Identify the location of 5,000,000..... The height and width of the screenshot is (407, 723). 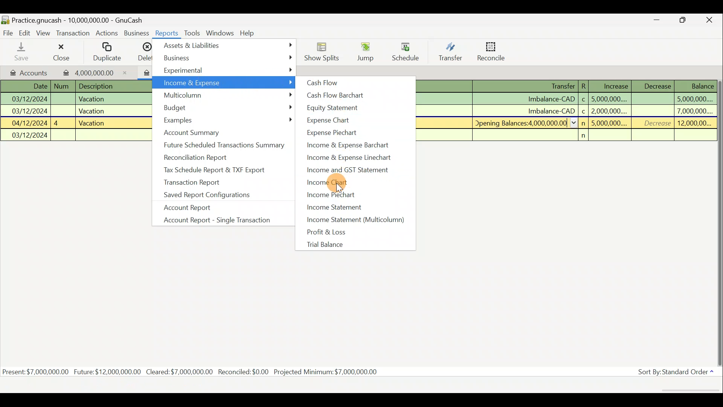
(694, 99).